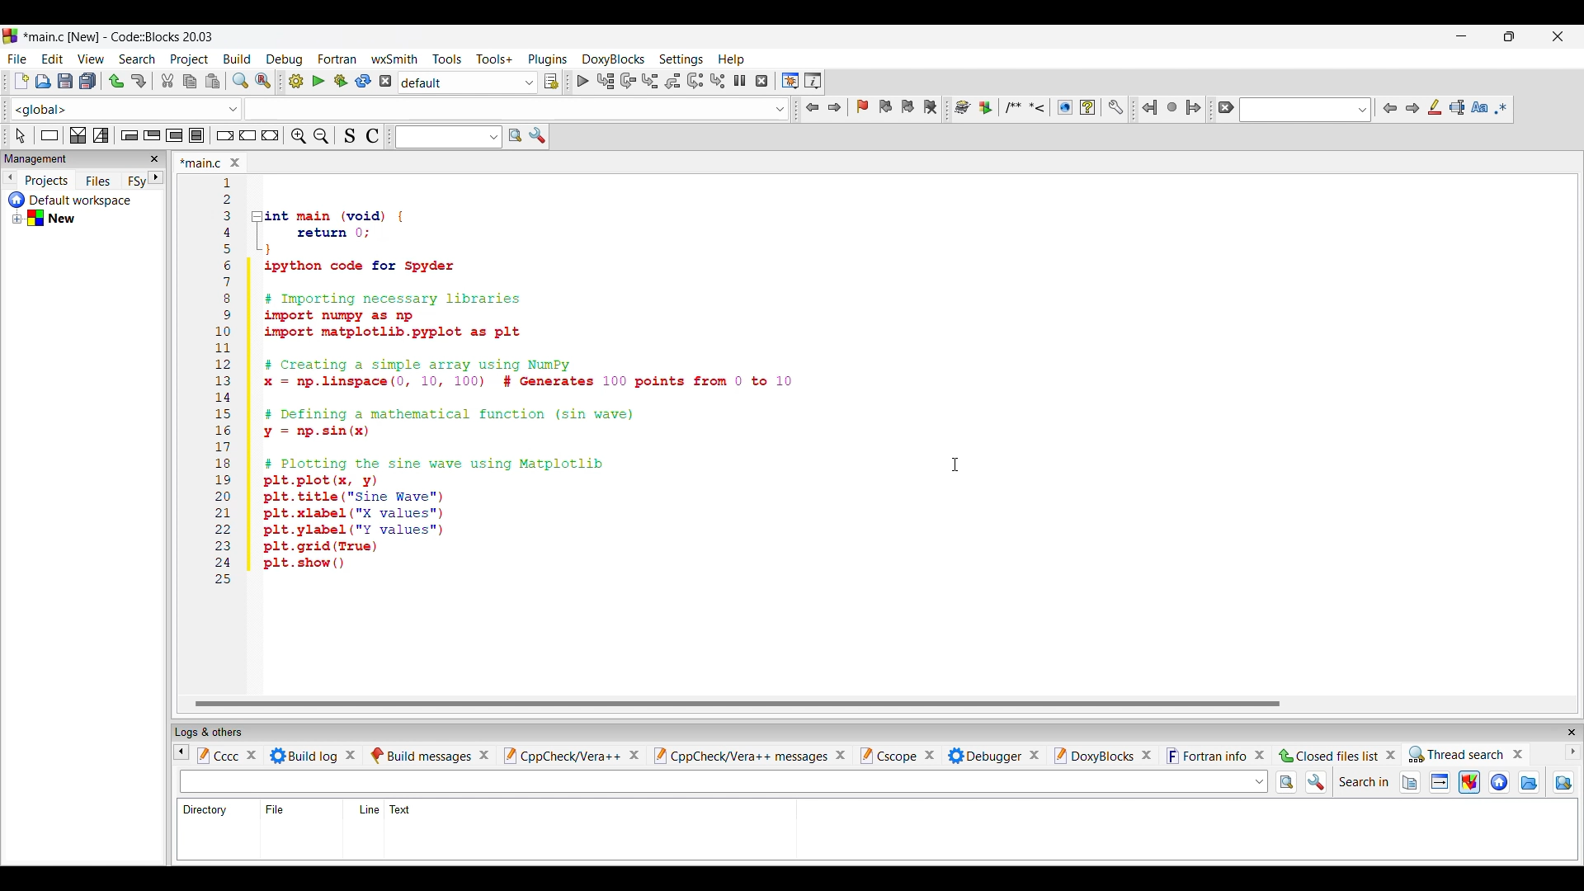  Describe the element at coordinates (77, 197) in the screenshot. I see `Default workspace` at that location.